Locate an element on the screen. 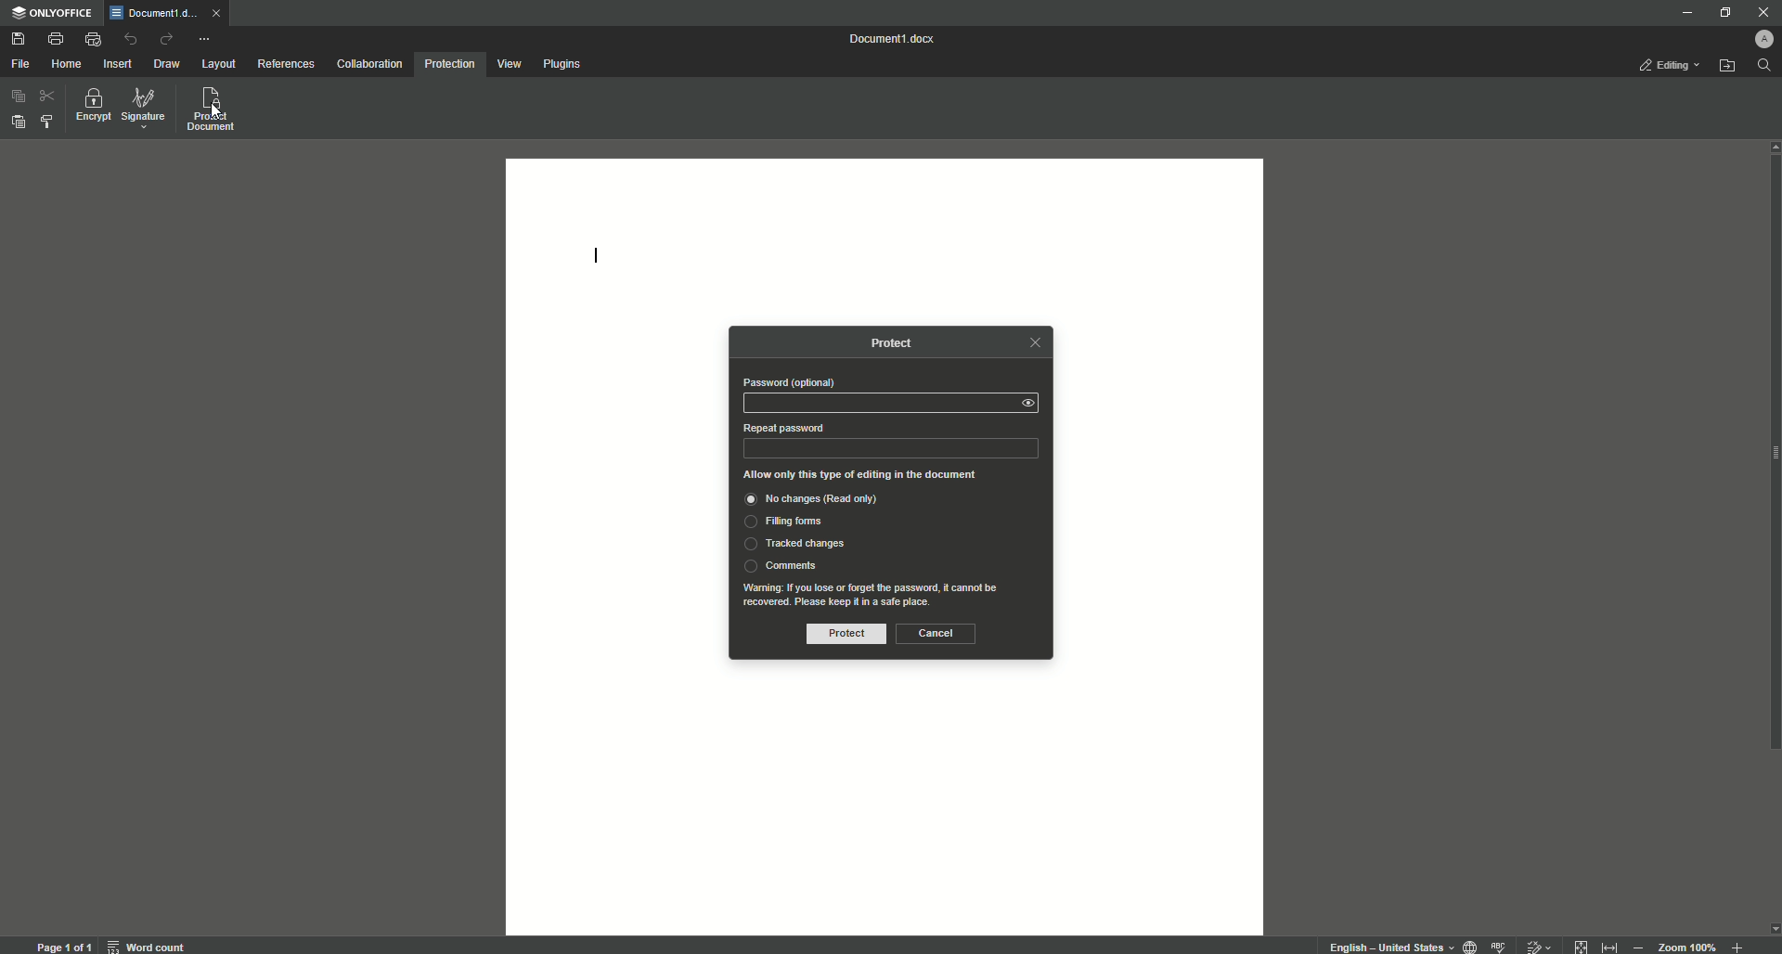  Password is located at coordinates (788, 382).